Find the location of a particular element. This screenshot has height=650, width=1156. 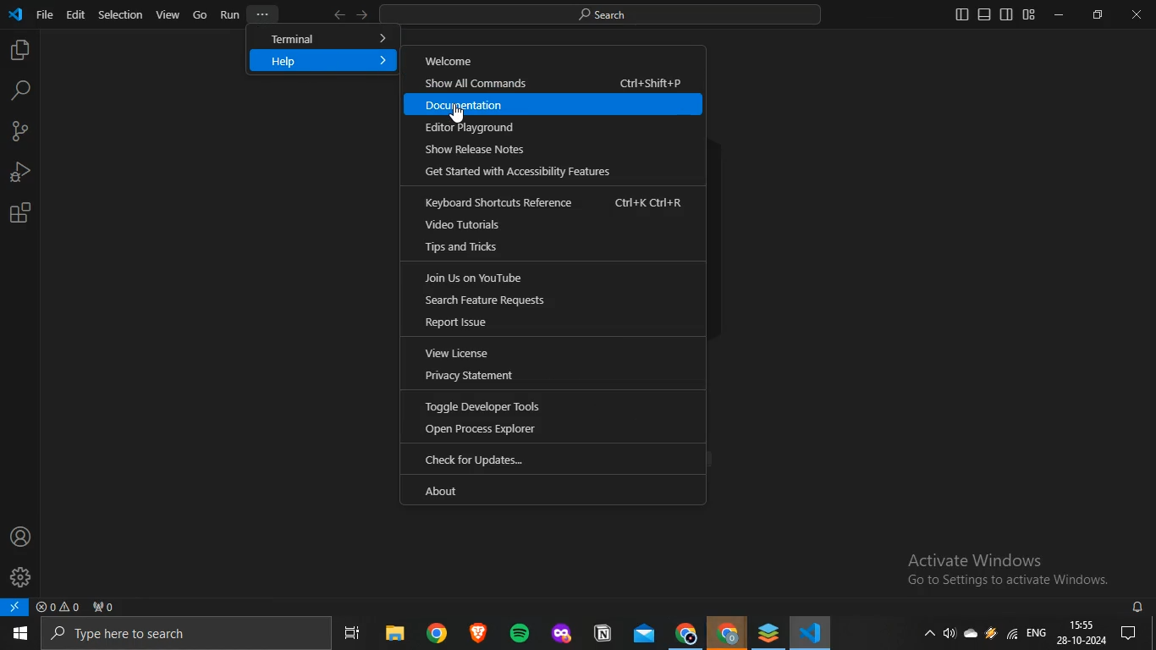

... is located at coordinates (261, 13).